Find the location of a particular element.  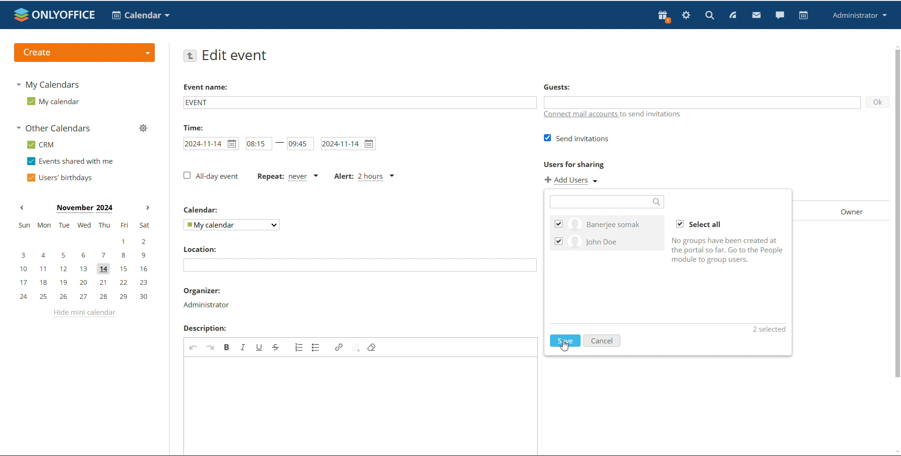

edit event is located at coordinates (237, 56).